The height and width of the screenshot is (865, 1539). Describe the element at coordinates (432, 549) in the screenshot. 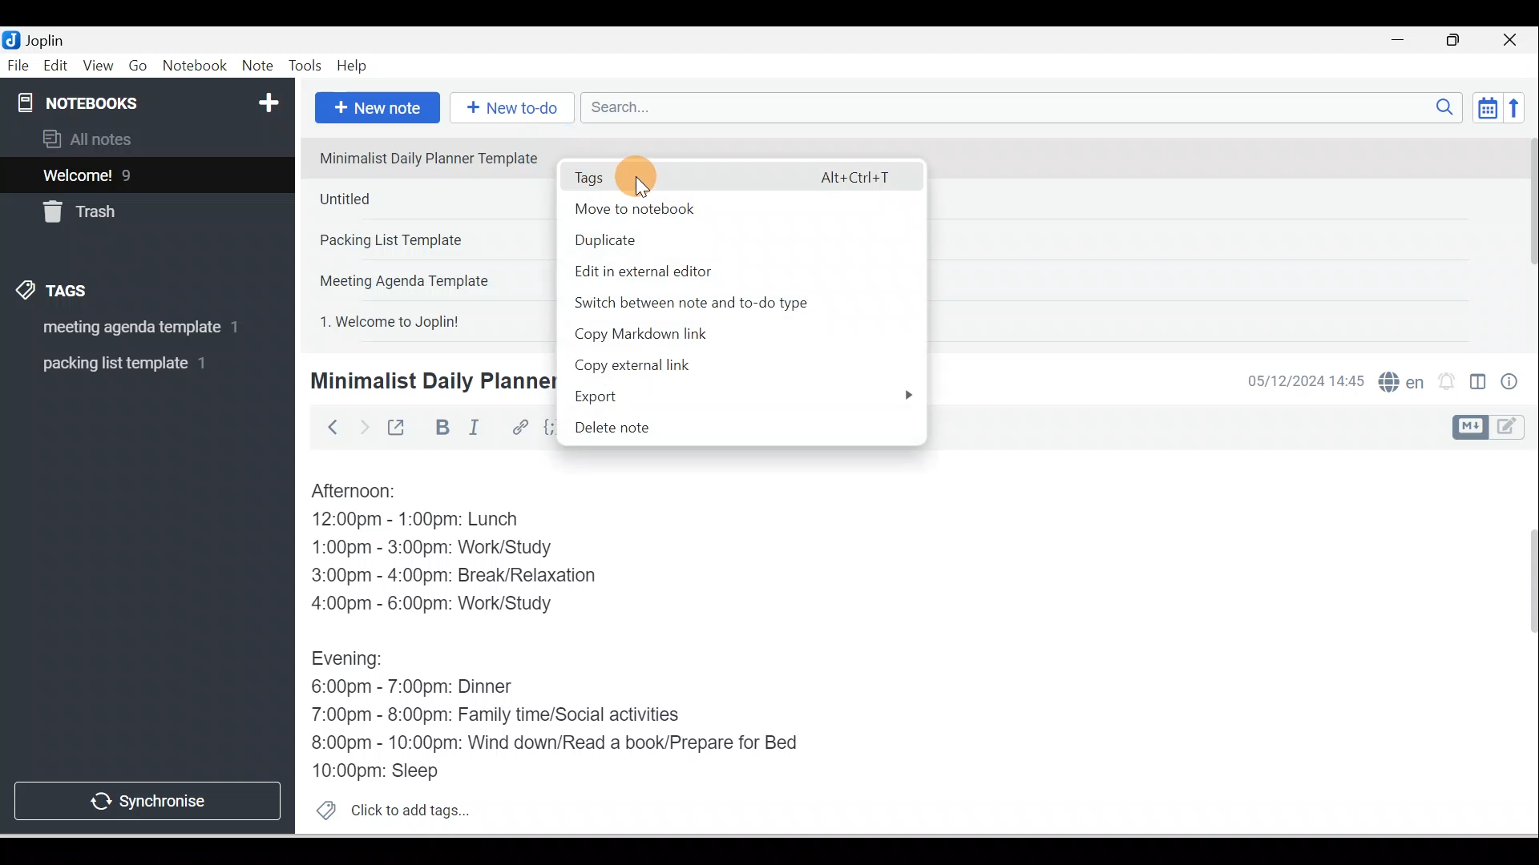

I see `1:00pm - 3:00pm: Work/Study` at that location.